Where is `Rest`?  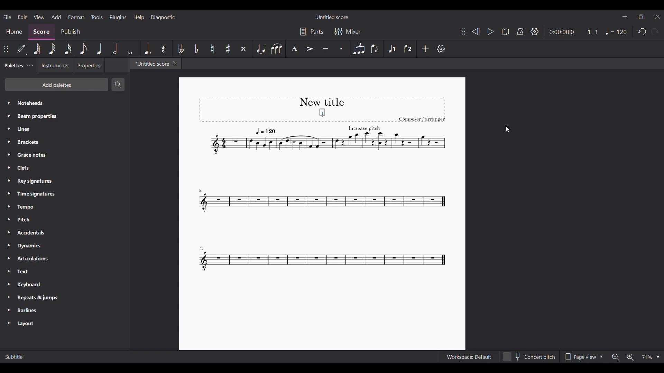 Rest is located at coordinates (164, 49).